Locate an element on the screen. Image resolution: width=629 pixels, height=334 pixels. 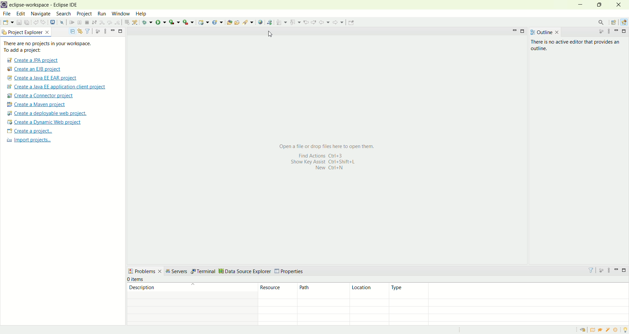
project is located at coordinates (84, 14).